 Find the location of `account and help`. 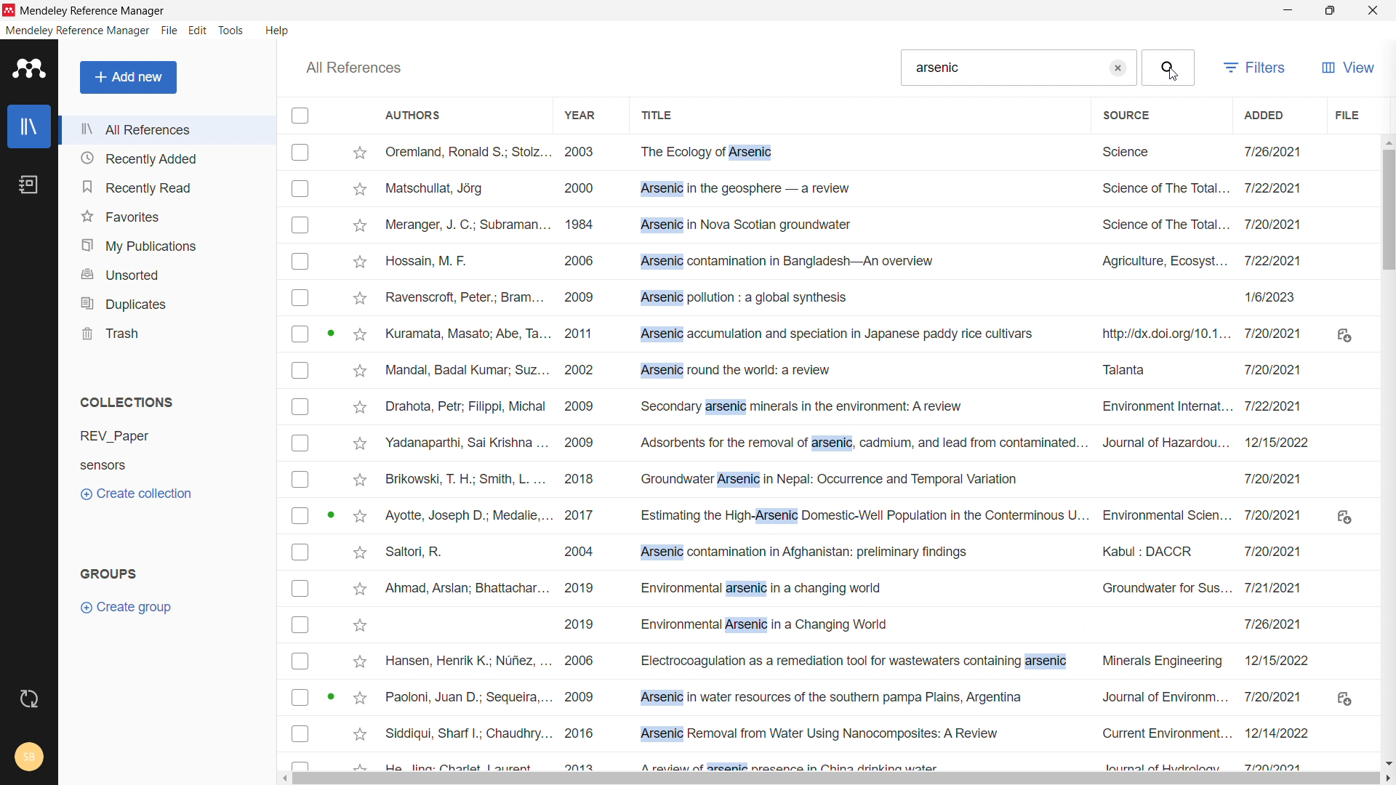

account and help is located at coordinates (29, 757).